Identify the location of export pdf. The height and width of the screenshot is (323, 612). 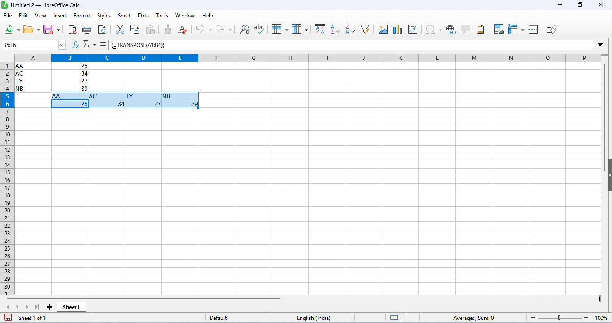
(72, 30).